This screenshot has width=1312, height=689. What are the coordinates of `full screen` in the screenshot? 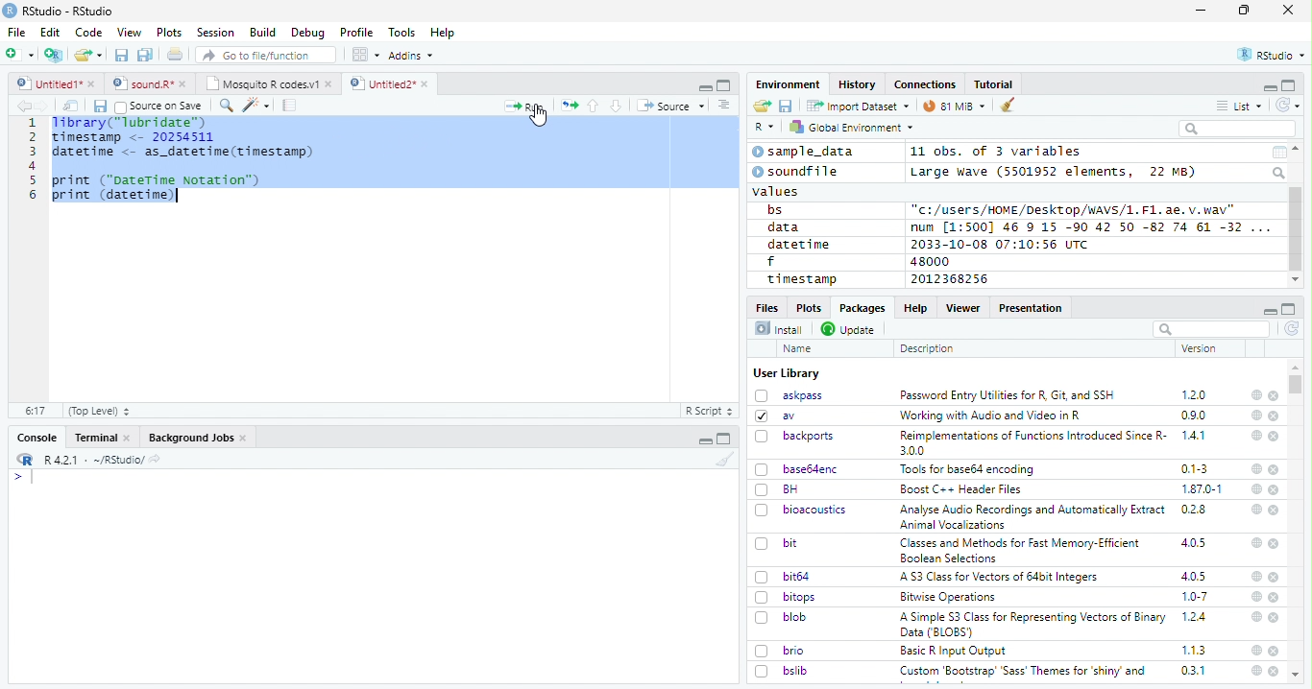 It's located at (1289, 309).